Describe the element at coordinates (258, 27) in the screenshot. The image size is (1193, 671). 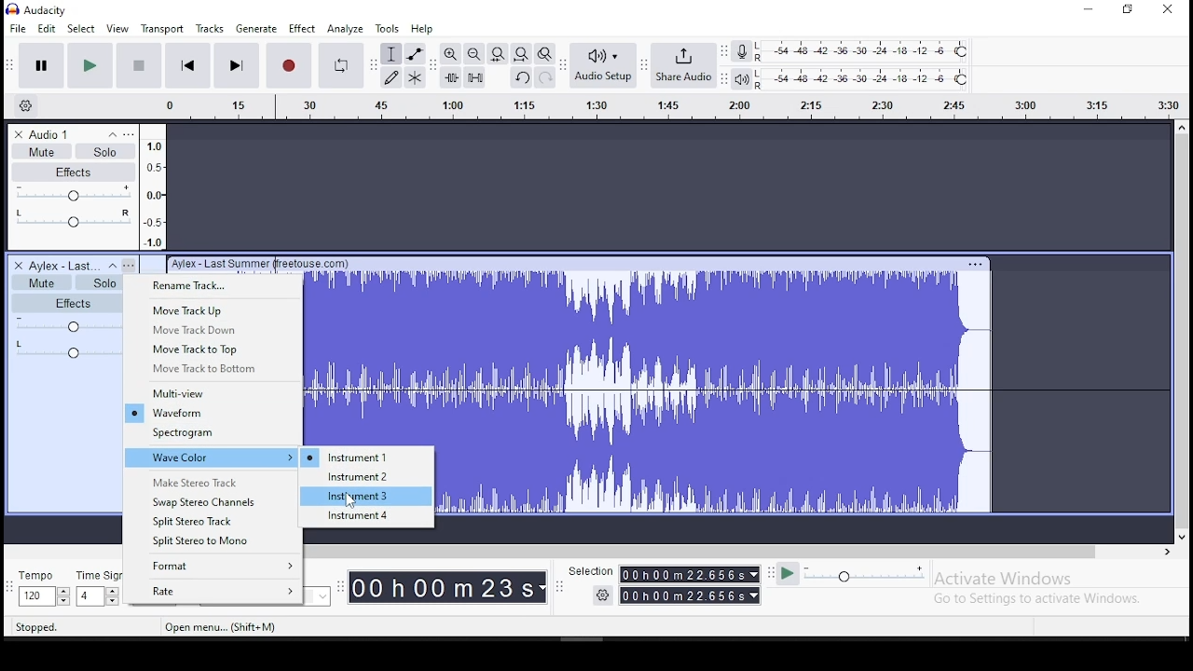
I see `generate` at that location.